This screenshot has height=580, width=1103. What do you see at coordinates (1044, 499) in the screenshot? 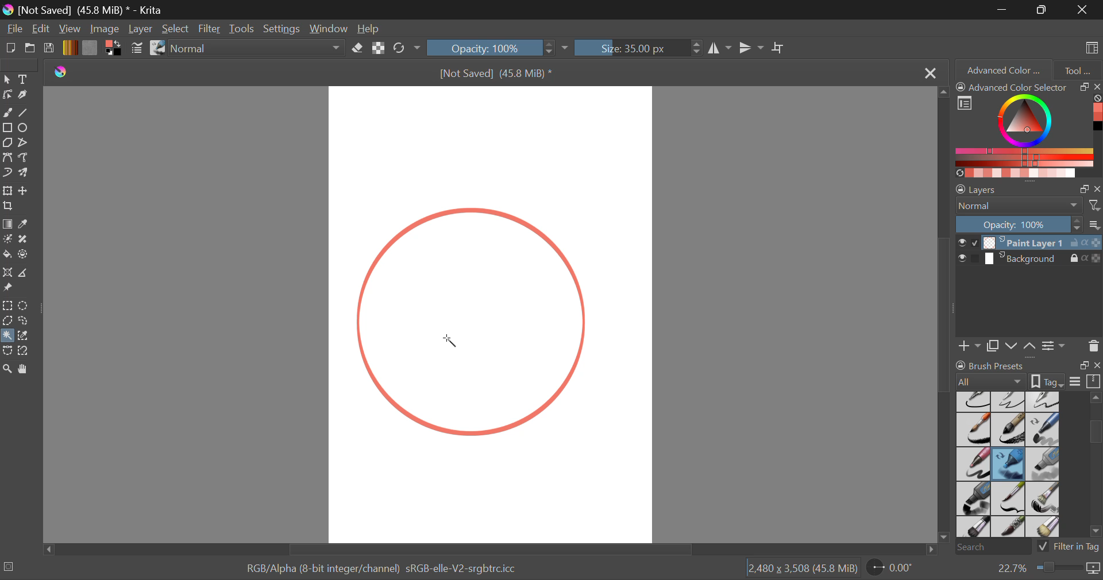
I see `Bristles-2 Flat Rough` at bounding box center [1044, 499].